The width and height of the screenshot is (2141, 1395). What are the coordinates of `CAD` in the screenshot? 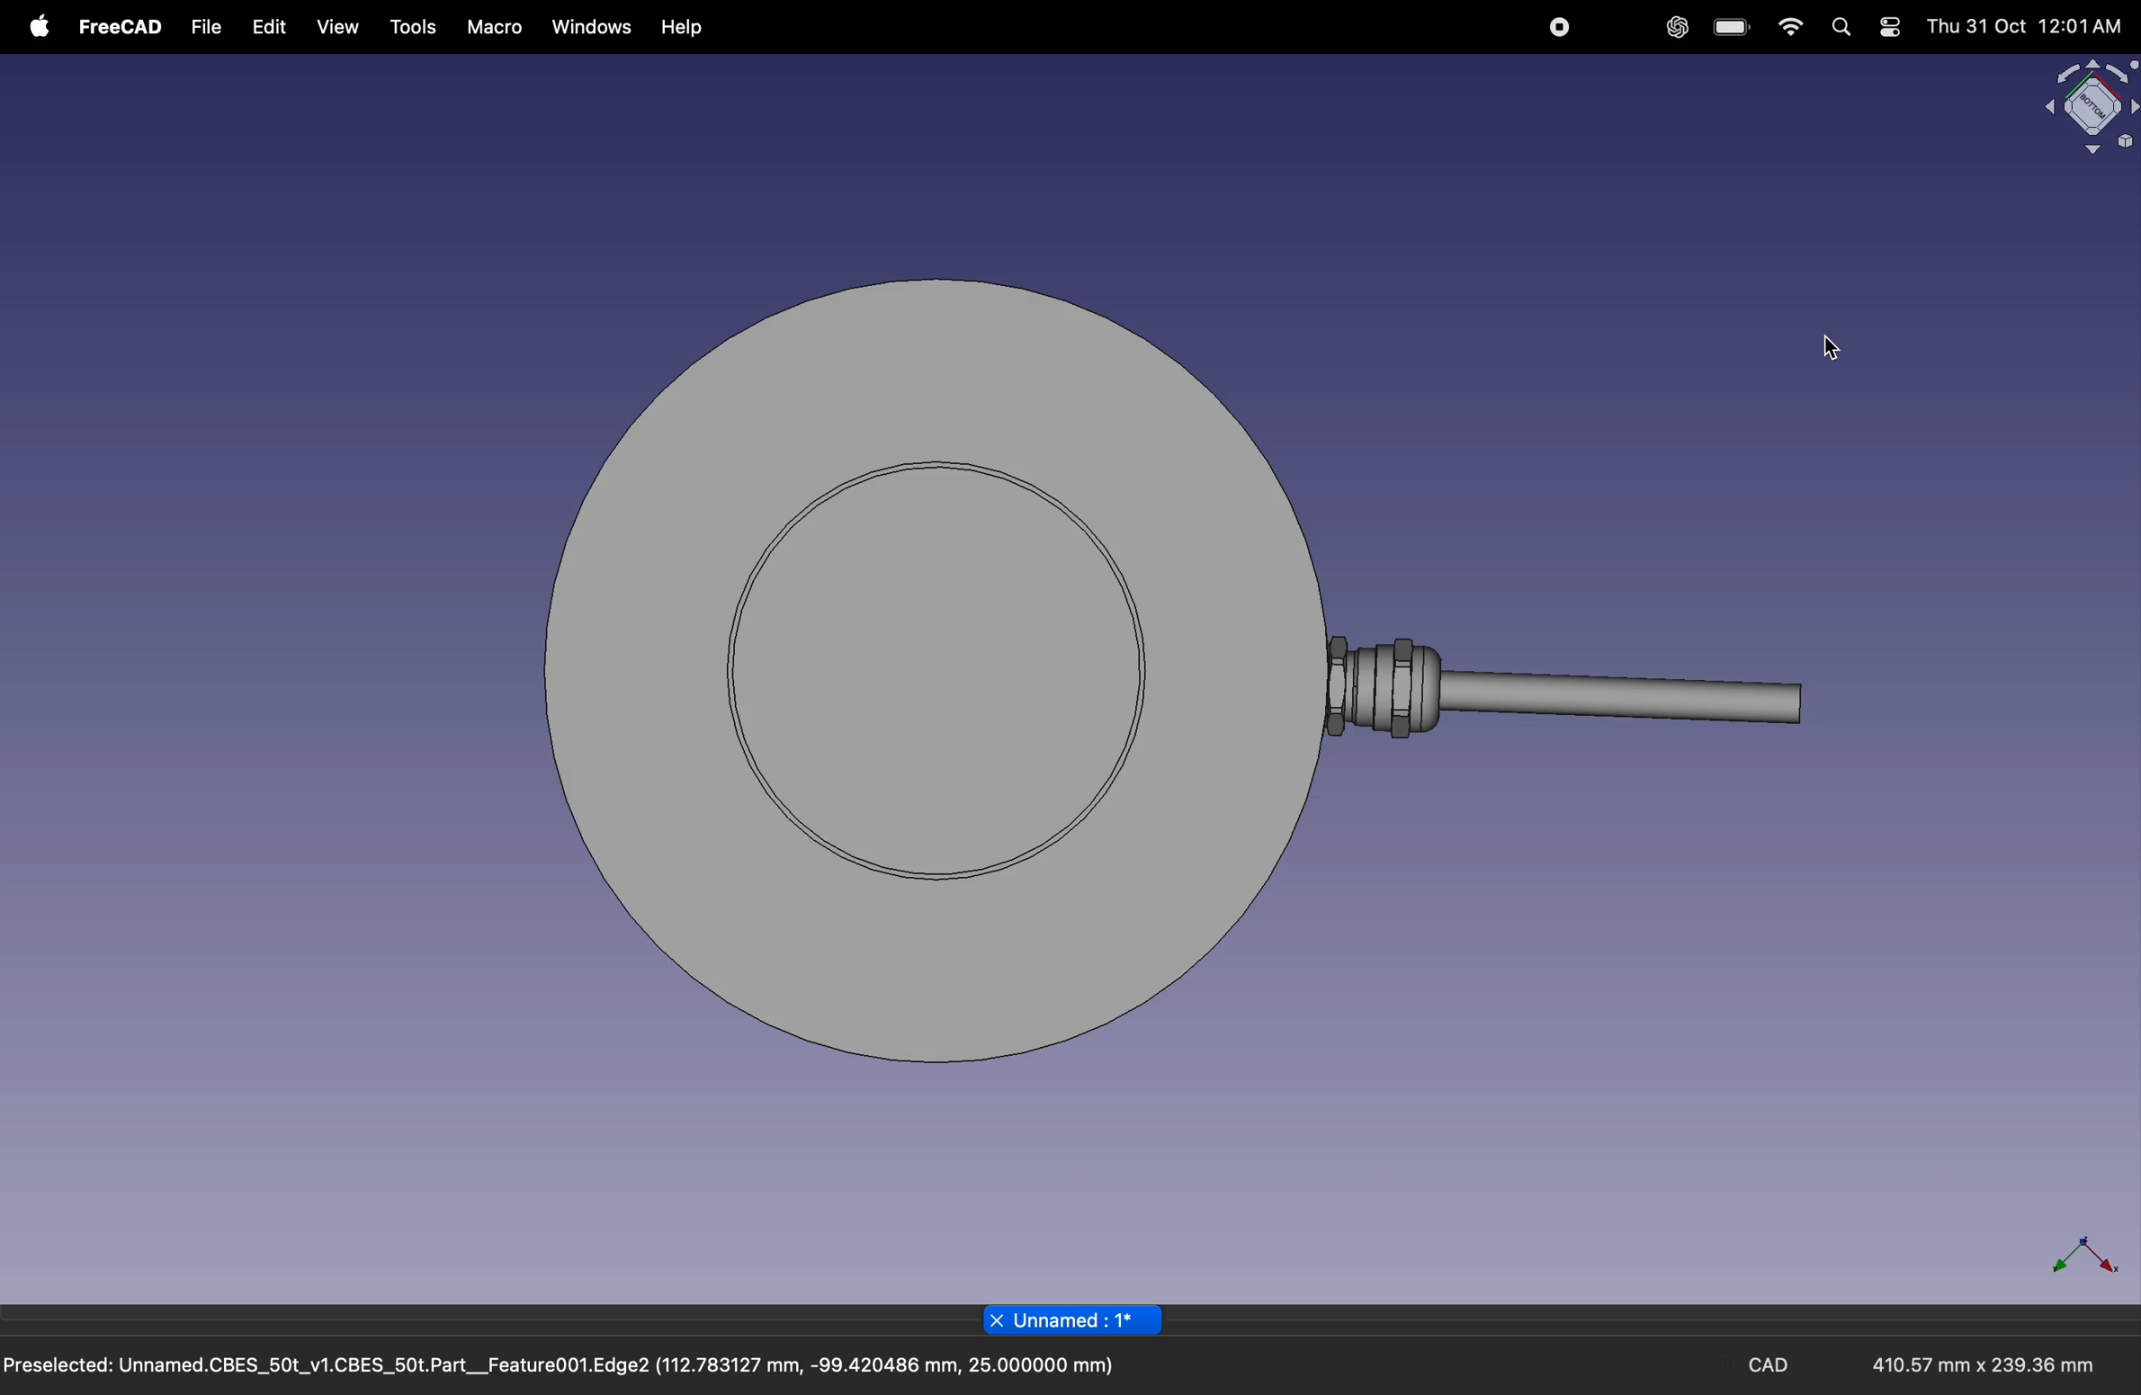 It's located at (1769, 1368).